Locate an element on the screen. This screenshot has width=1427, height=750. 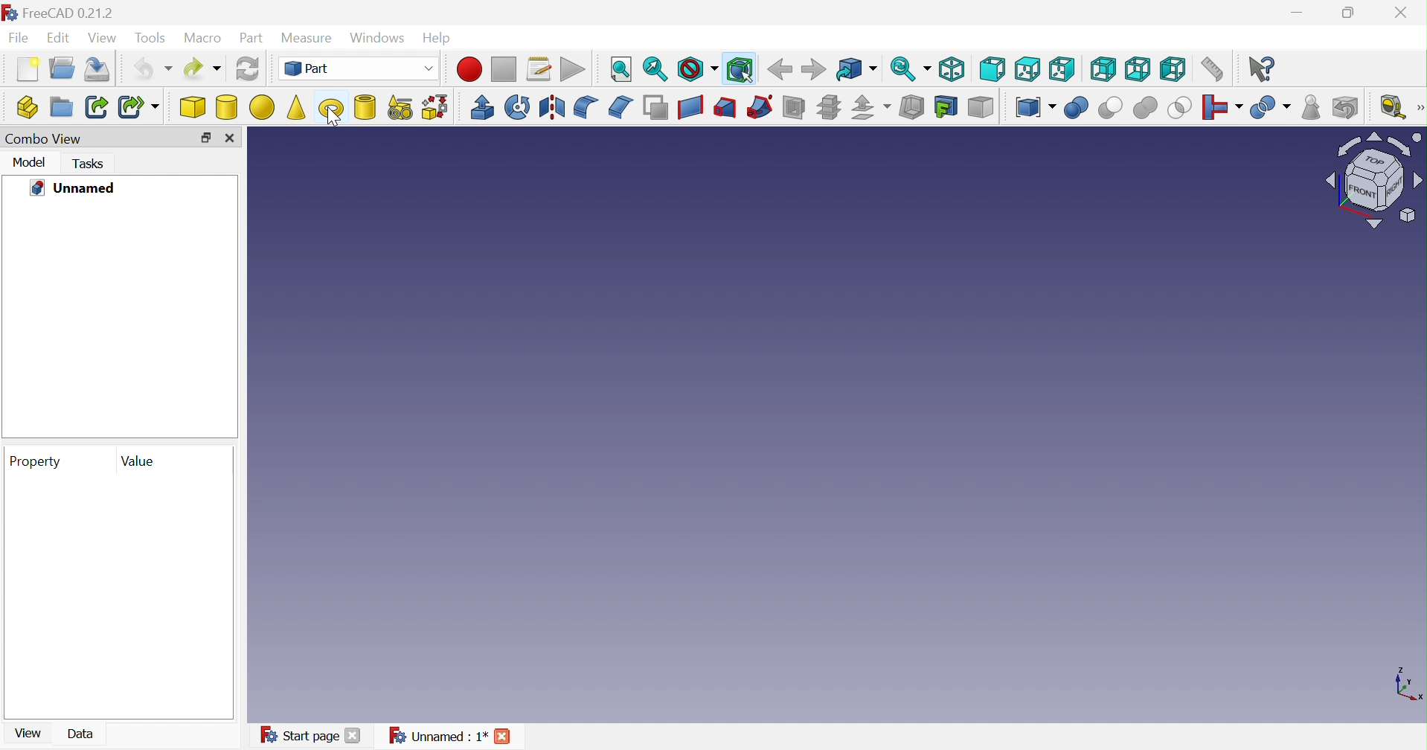
cursor is located at coordinates (333, 121).